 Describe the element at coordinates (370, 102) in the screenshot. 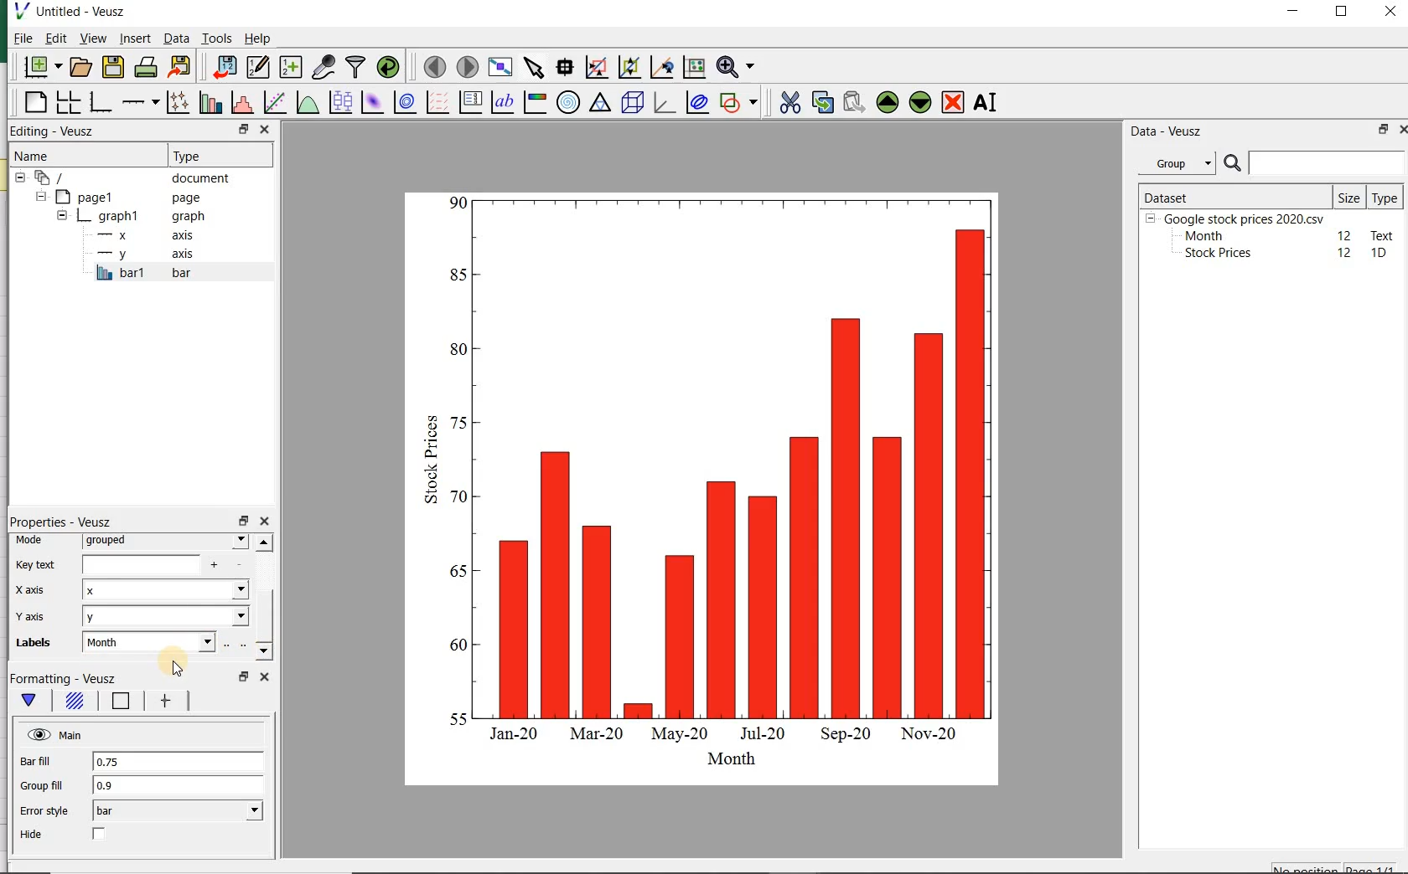

I see `plot a 2d dataset as an image` at that location.